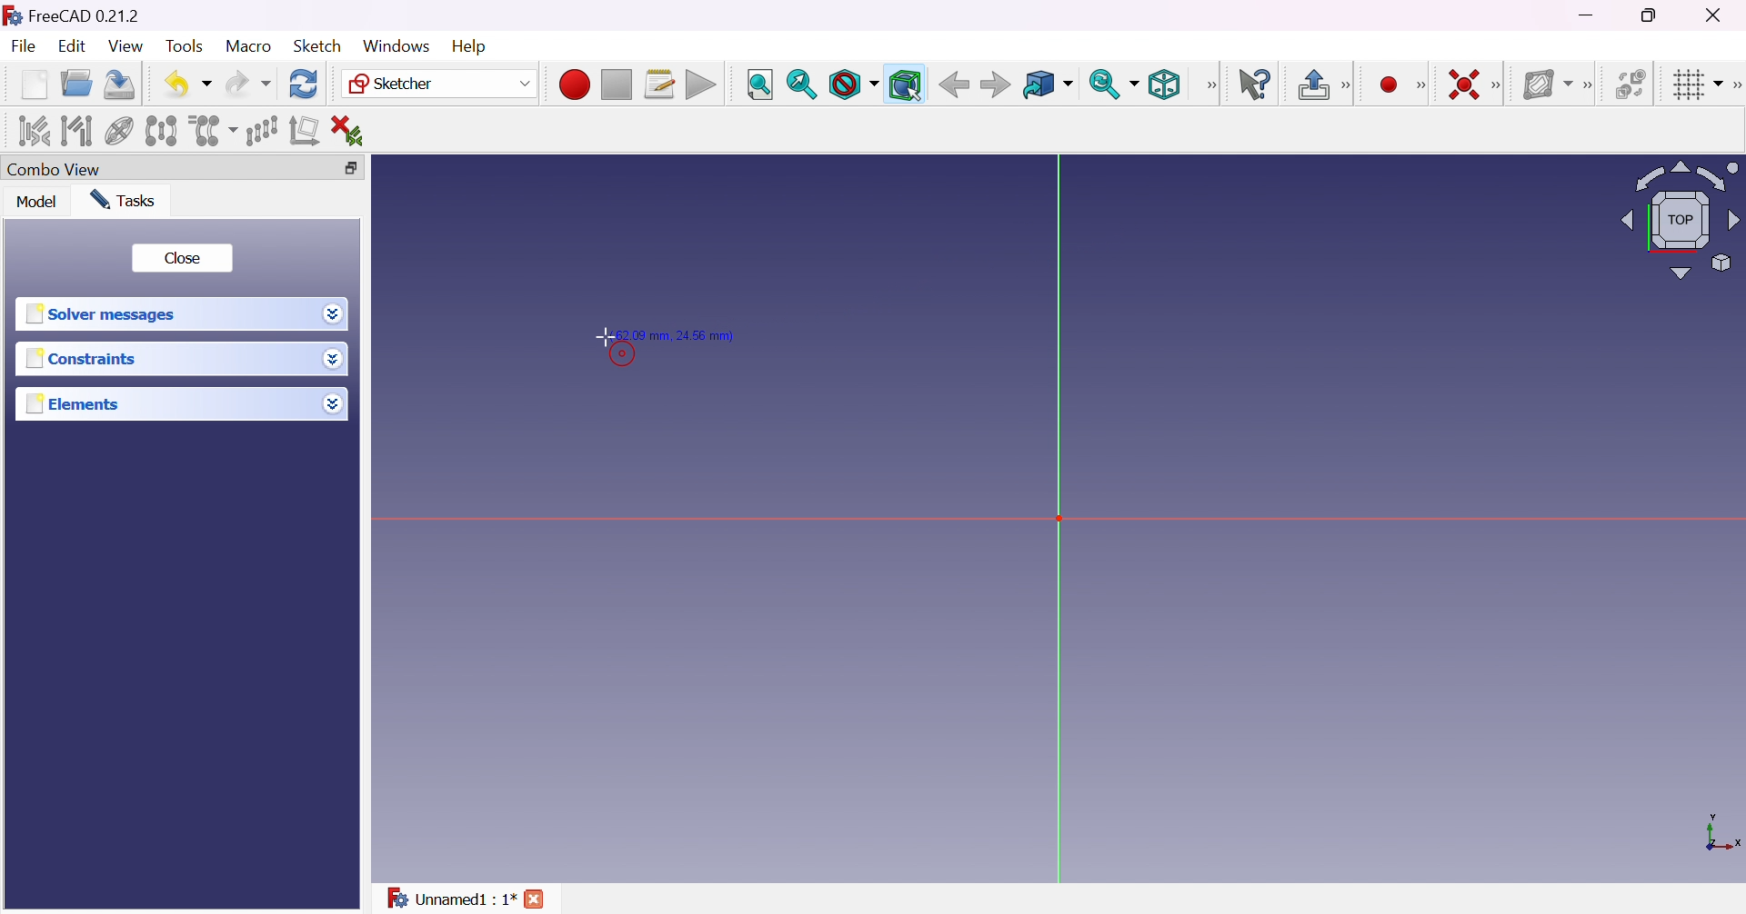  What do you see at coordinates (1721, 834) in the screenshot?
I see `x, y axis` at bounding box center [1721, 834].